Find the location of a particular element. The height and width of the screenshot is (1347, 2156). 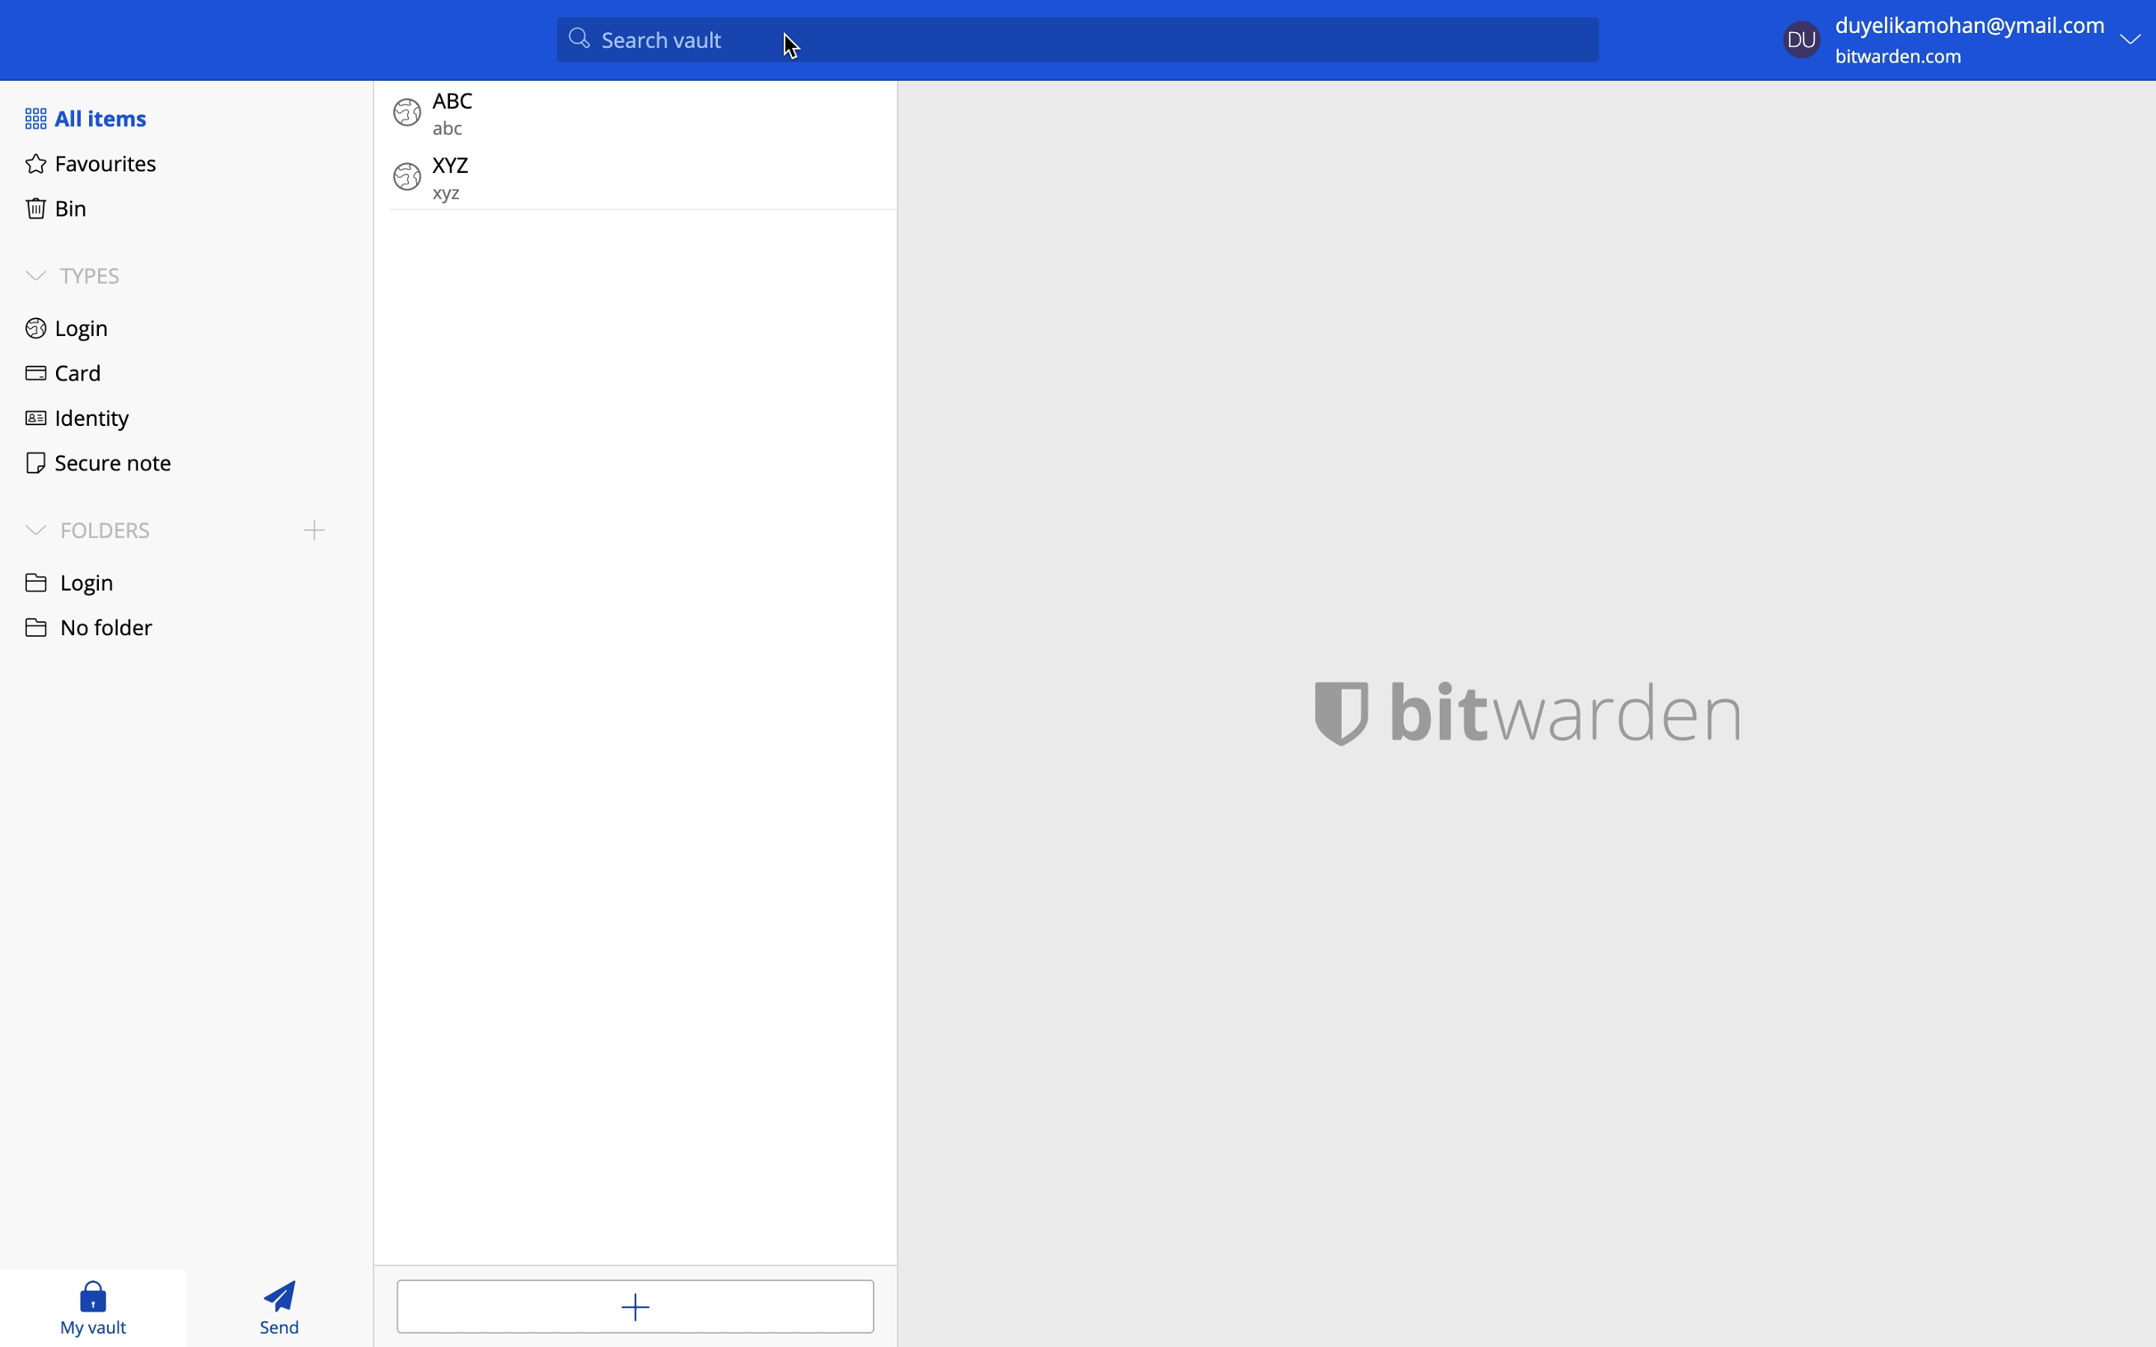

folders is located at coordinates (90, 529).